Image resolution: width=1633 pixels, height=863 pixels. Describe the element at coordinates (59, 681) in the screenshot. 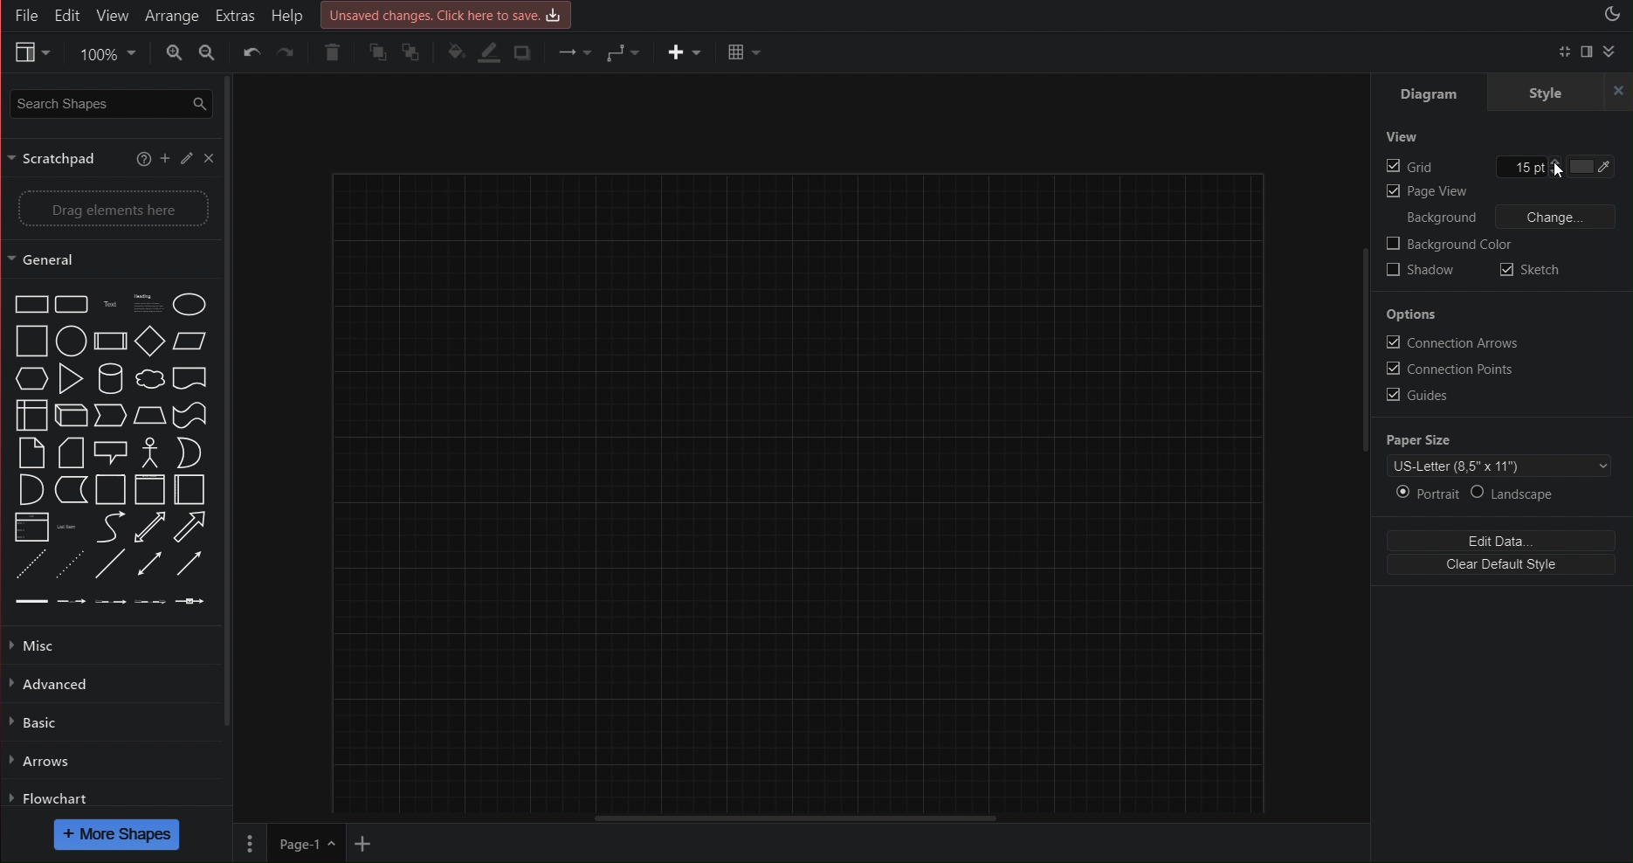

I see `Advanced` at that location.